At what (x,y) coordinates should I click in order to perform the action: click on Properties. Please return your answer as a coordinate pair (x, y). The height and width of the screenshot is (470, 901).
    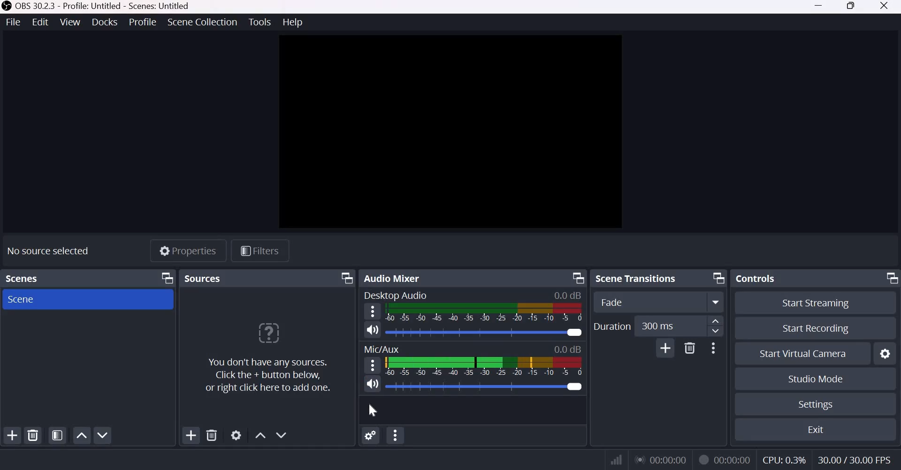
    Looking at the image, I should click on (190, 250).